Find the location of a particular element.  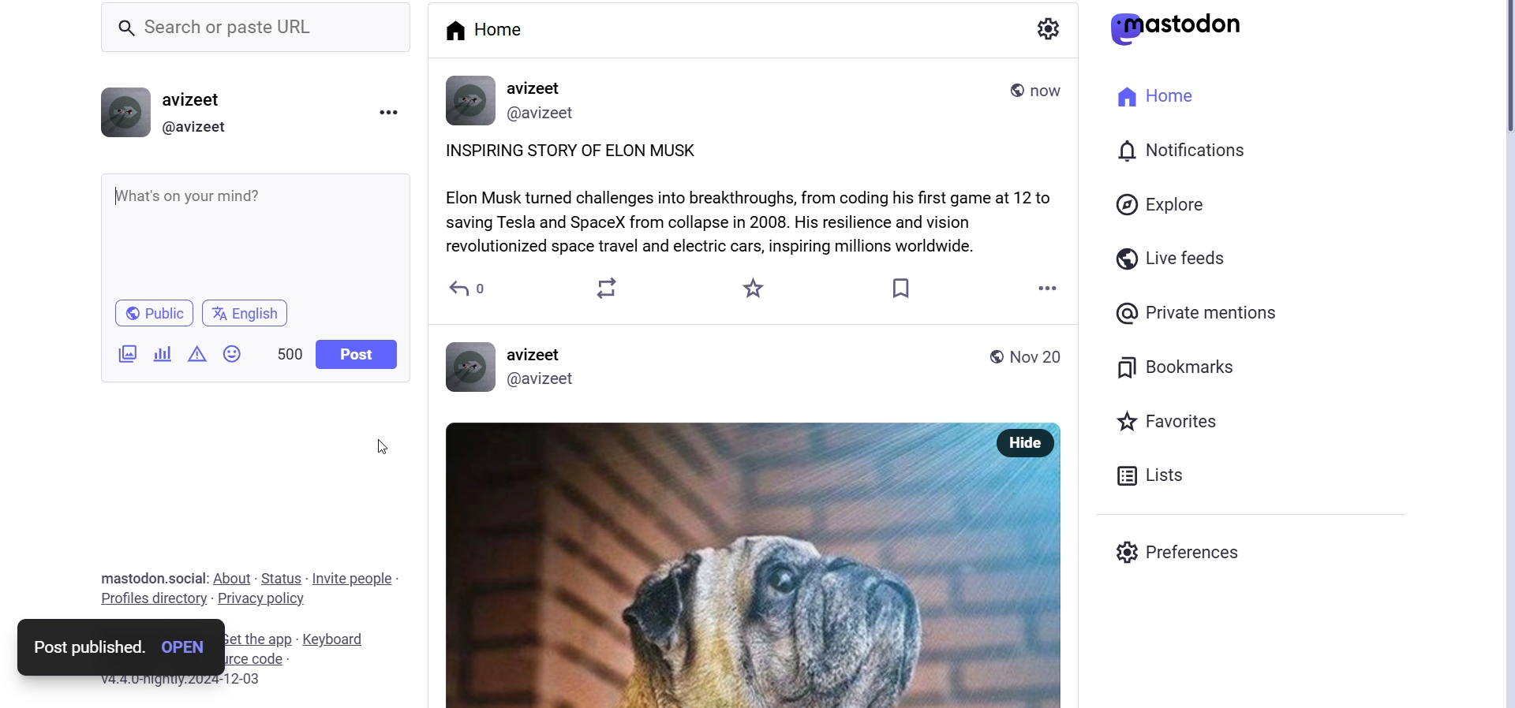

public  is located at coordinates (153, 313).